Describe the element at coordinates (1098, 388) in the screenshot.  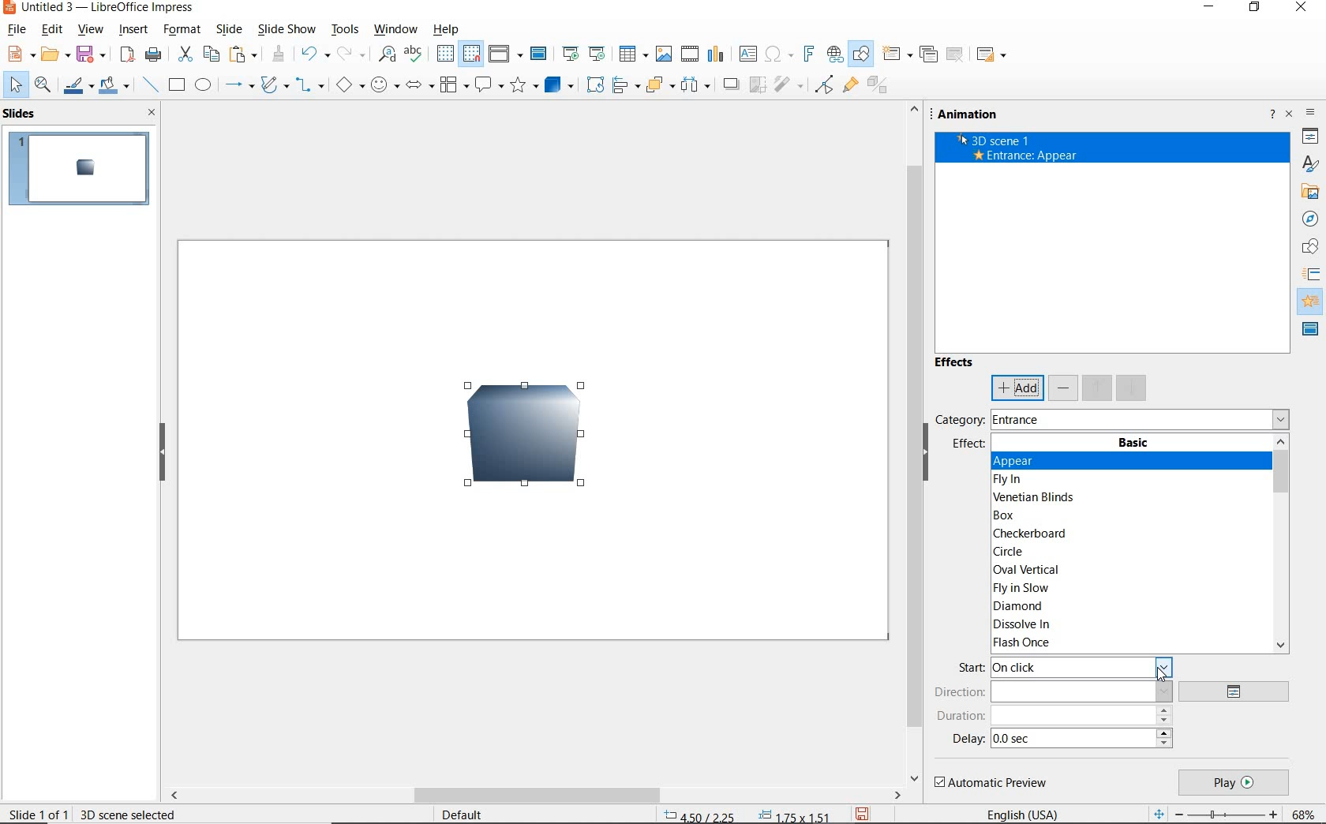
I see `move up` at that location.